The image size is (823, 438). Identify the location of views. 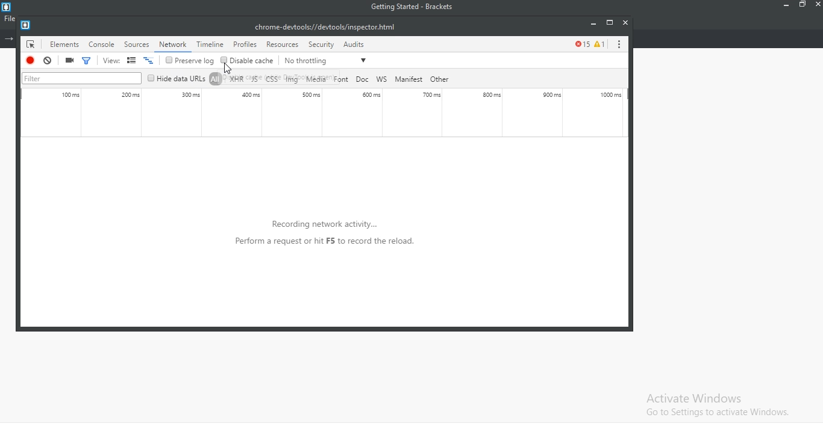
(128, 61).